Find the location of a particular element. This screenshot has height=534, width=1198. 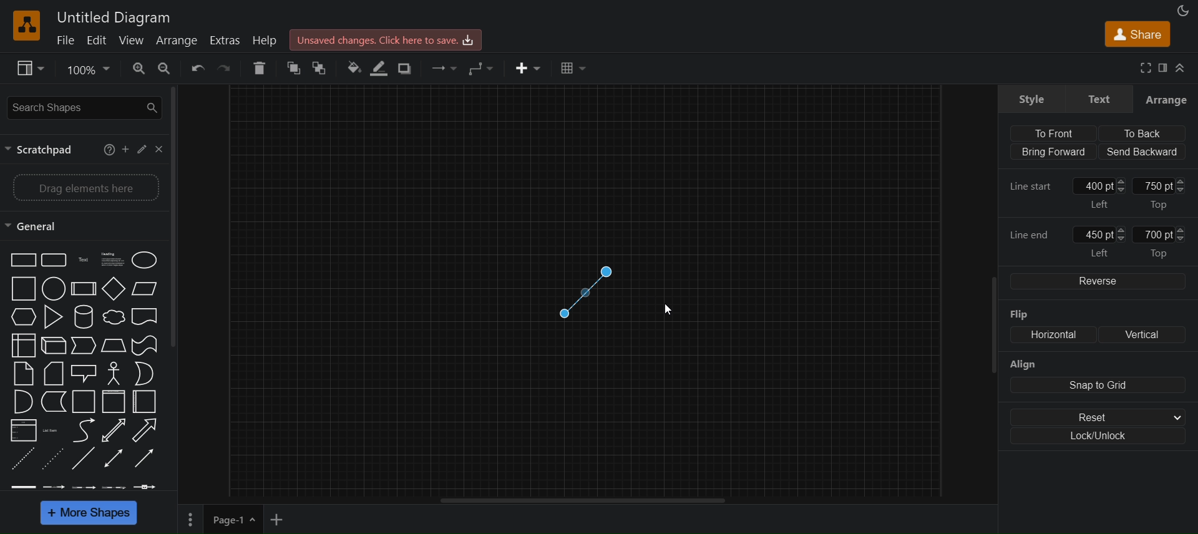

file is located at coordinates (66, 40).